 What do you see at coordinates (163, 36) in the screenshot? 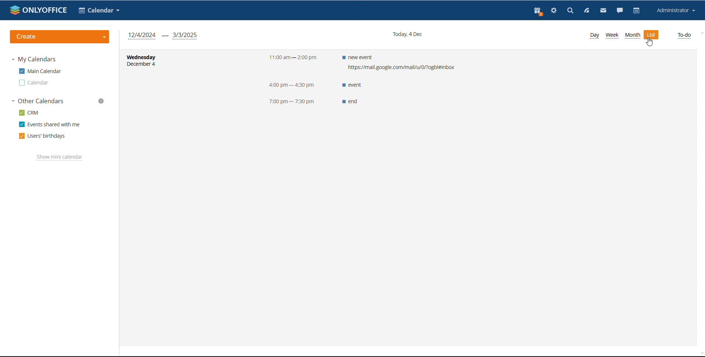
I see `span of 3 months` at bounding box center [163, 36].